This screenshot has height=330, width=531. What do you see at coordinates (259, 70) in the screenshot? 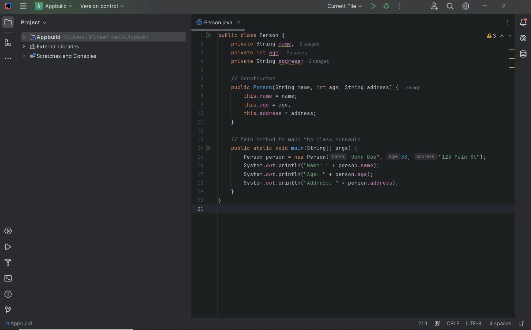
I see `cursor` at bounding box center [259, 70].